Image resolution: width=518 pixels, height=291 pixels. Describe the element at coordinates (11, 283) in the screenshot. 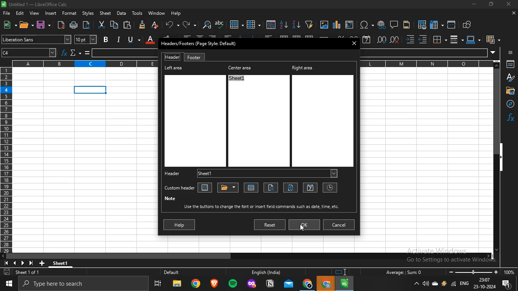

I see `start` at that location.